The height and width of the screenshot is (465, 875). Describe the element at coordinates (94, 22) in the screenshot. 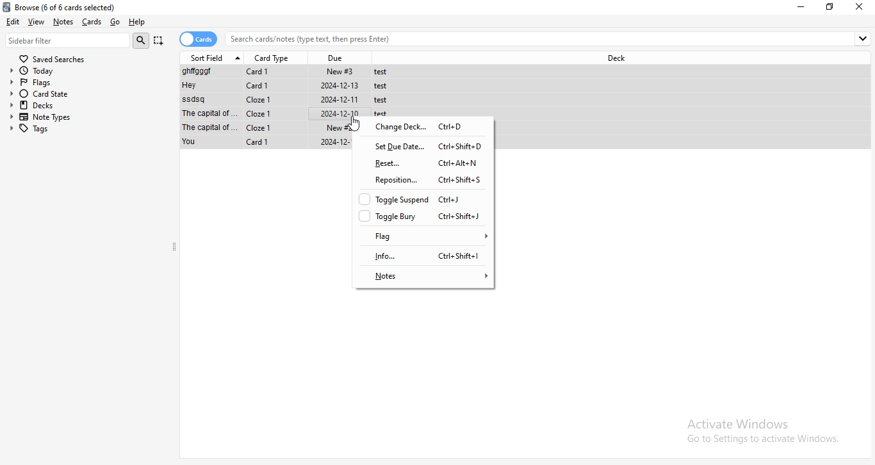

I see `Cards` at that location.